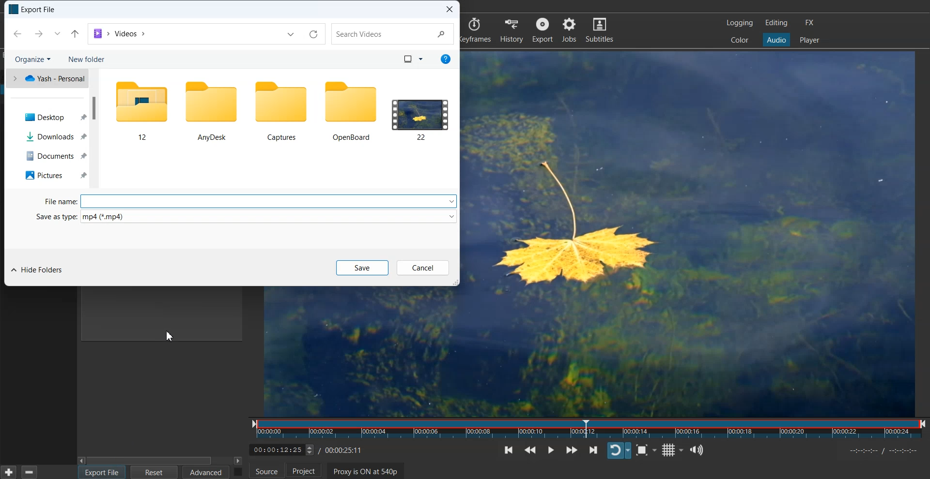 The width and height of the screenshot is (930, 479). I want to click on Remove current selected preset setting, so click(29, 472).